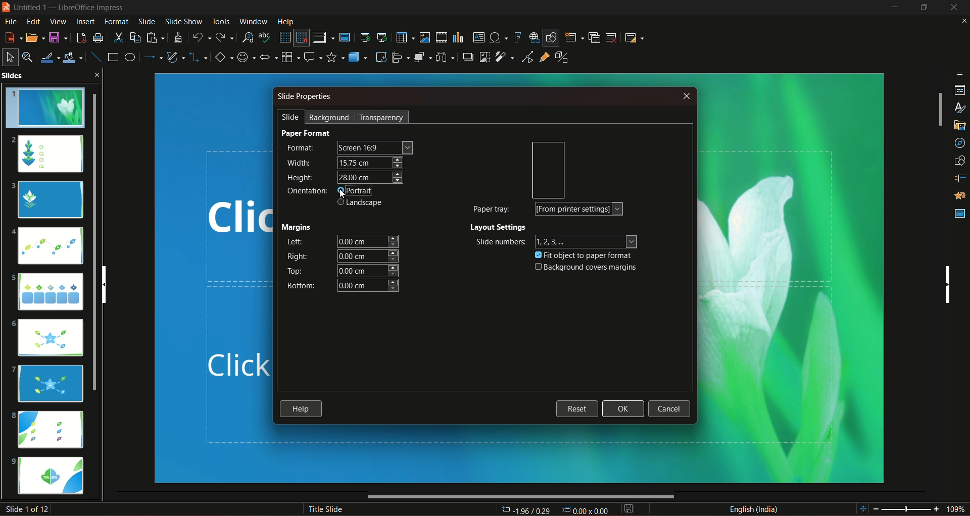 The width and height of the screenshot is (970, 516). What do you see at coordinates (156, 37) in the screenshot?
I see `paste` at bounding box center [156, 37].